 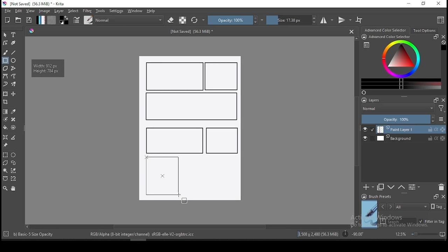 What do you see at coordinates (152, 11) in the screenshot?
I see `help` at bounding box center [152, 11].